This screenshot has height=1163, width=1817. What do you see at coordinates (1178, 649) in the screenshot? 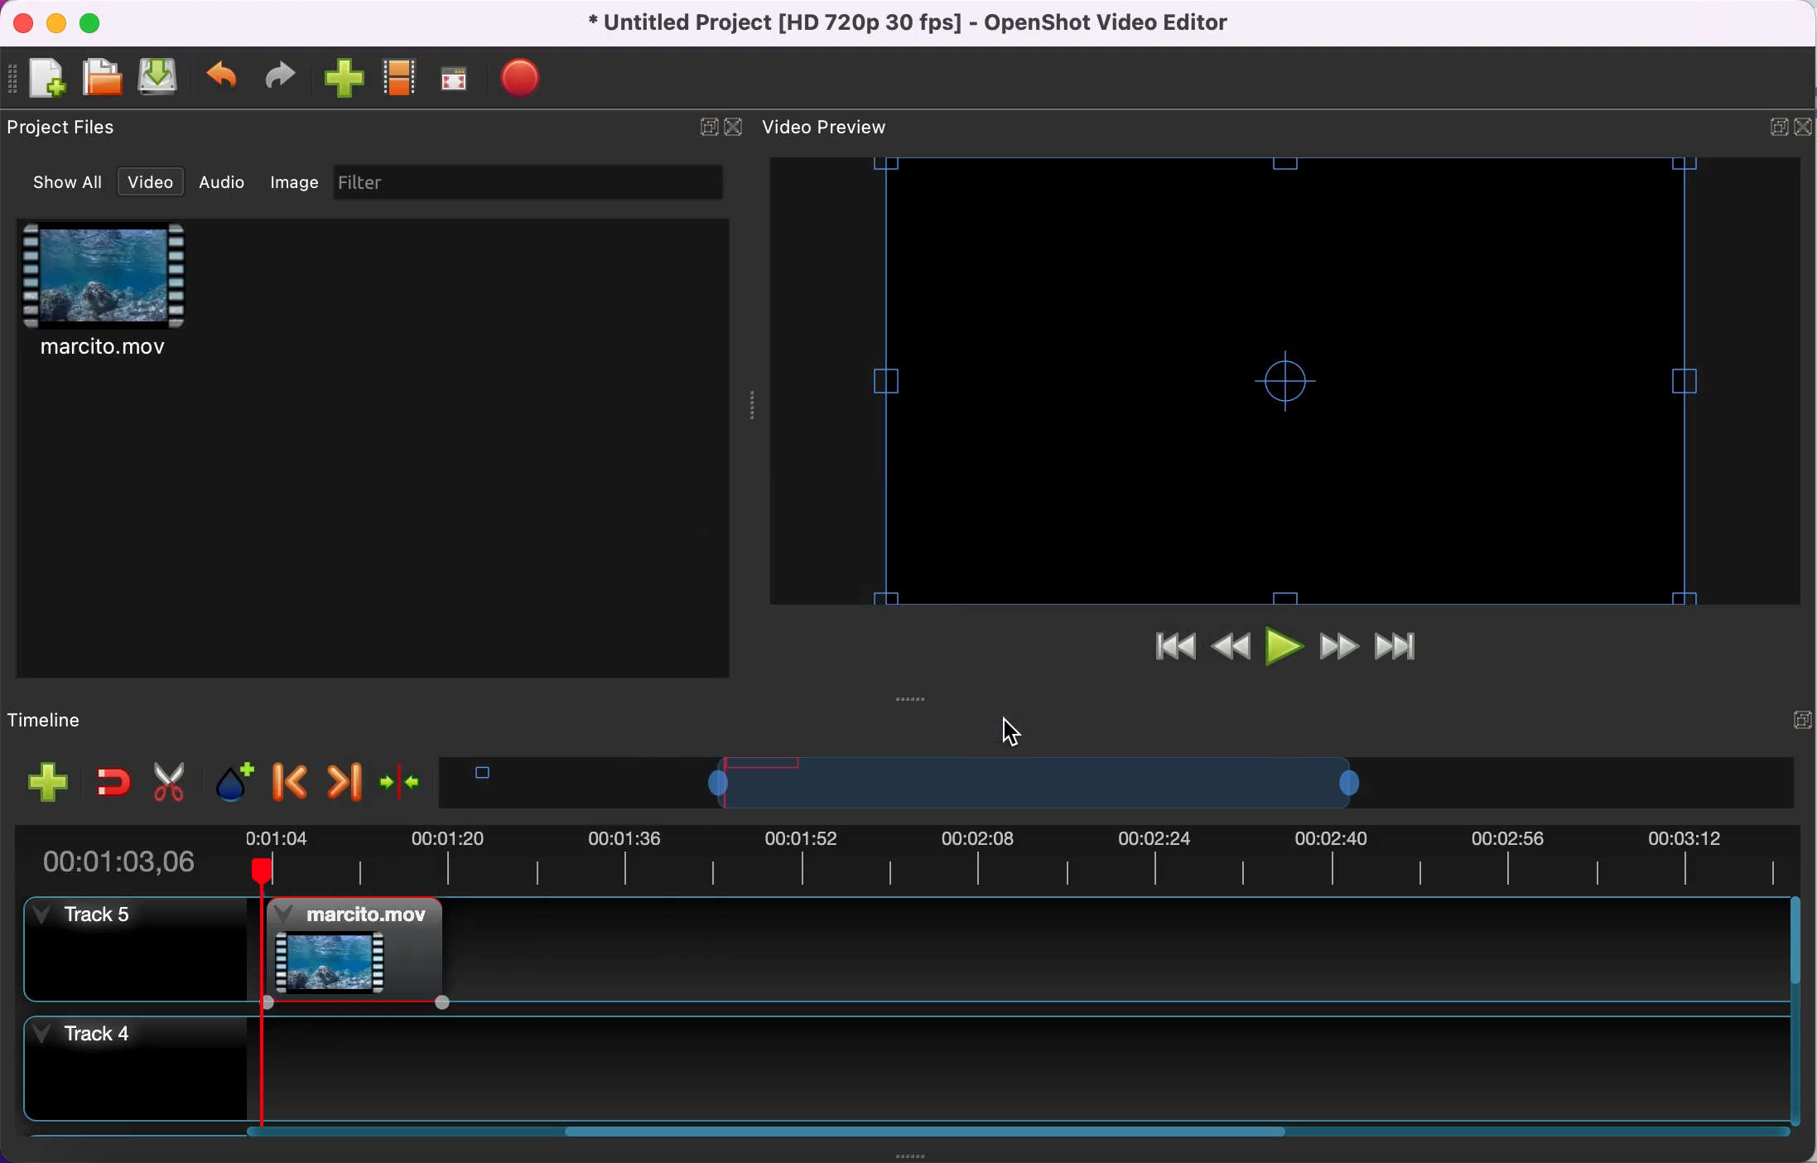
I see `jump to start` at bounding box center [1178, 649].